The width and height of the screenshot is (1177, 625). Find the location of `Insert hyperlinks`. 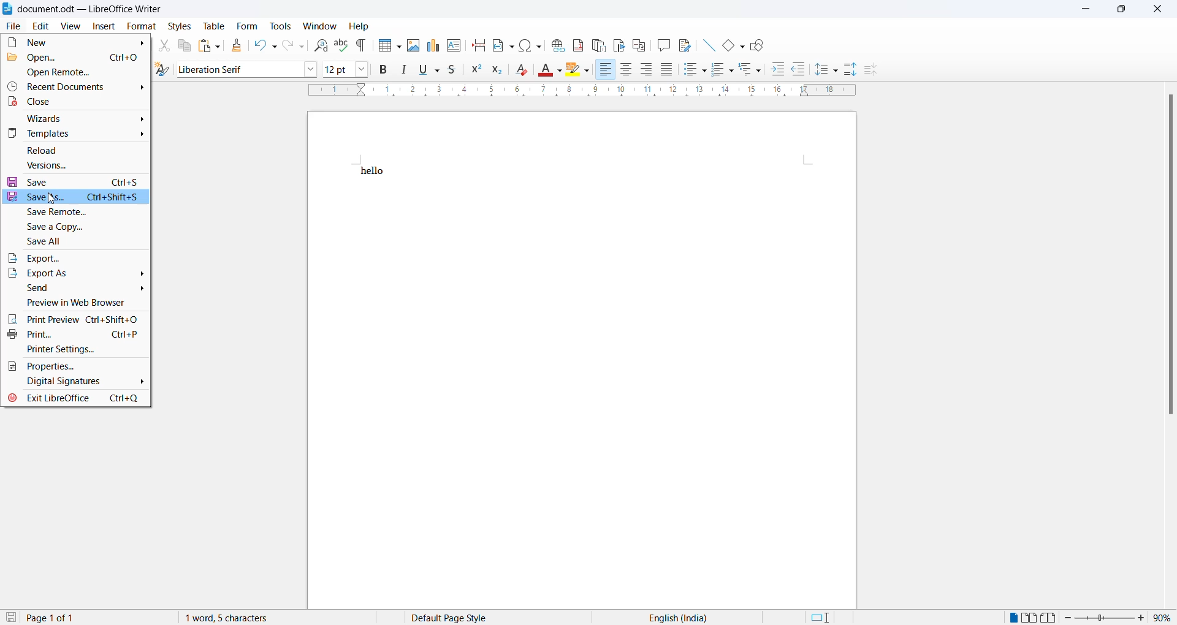

Insert hyperlinks is located at coordinates (556, 45).